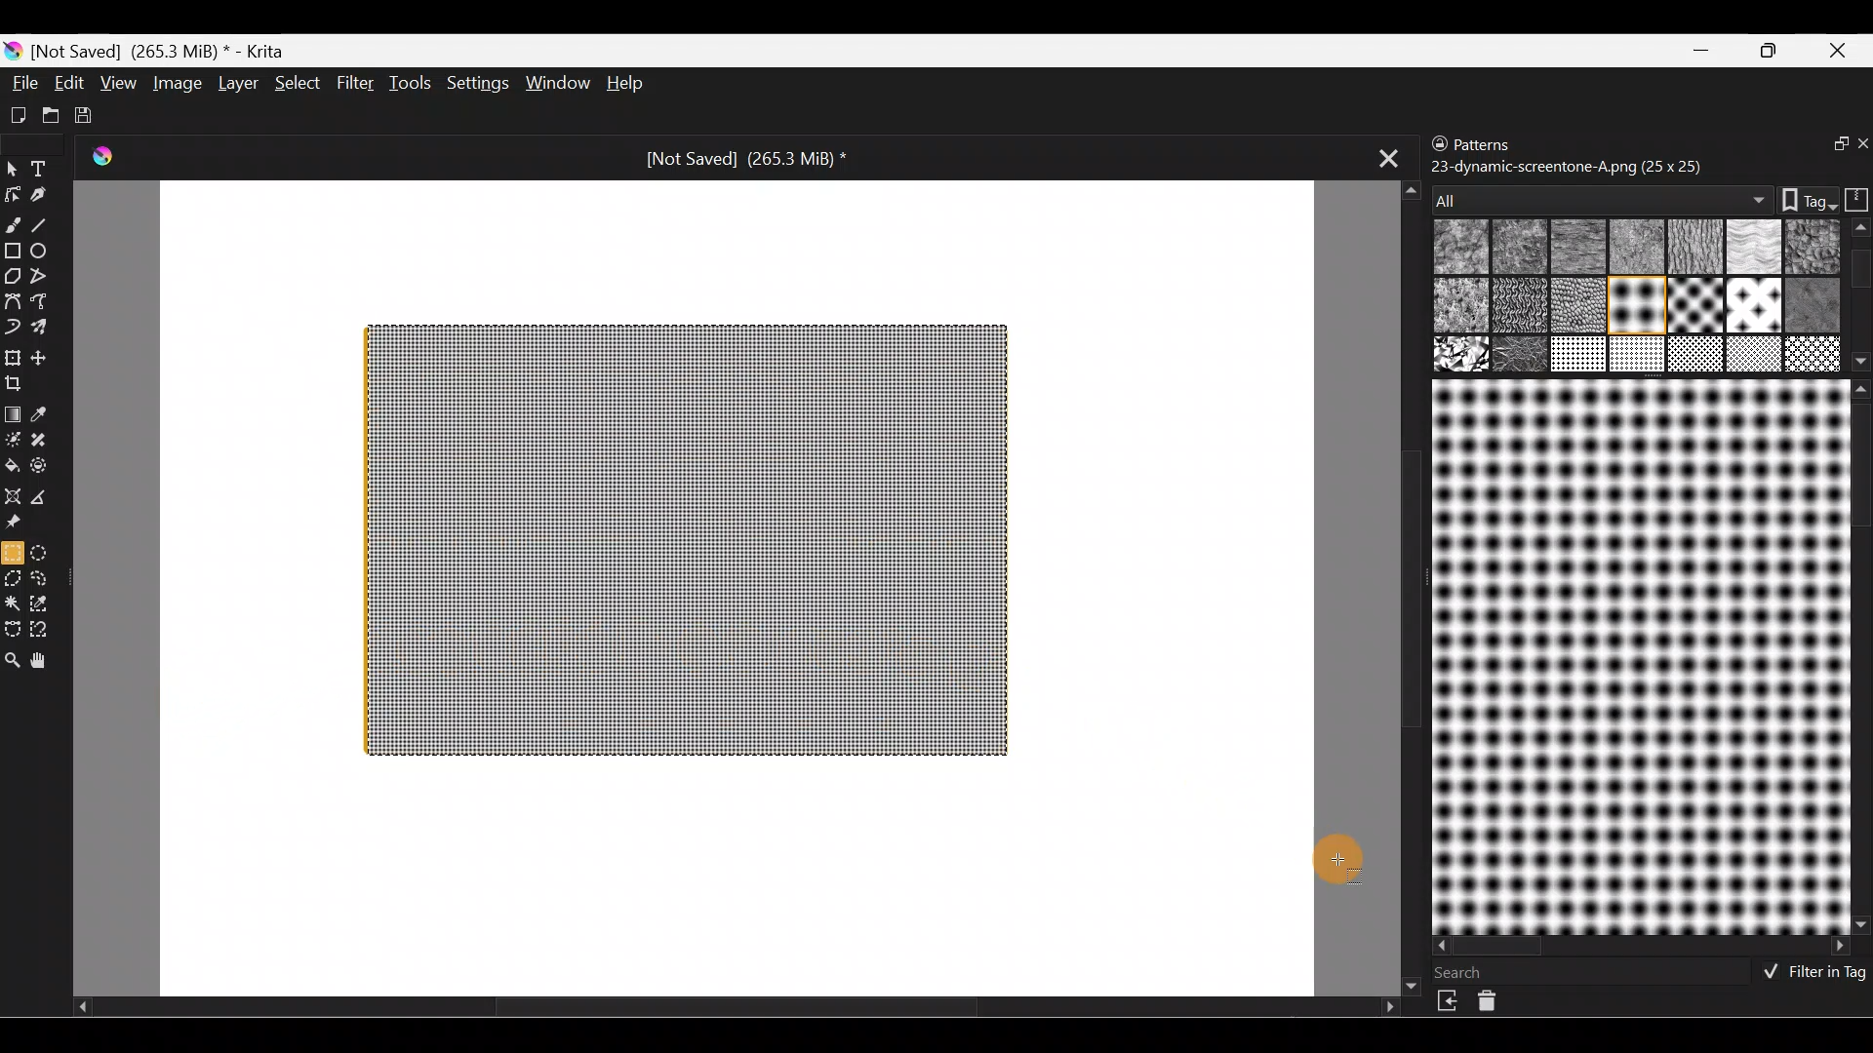  I want to click on Colourise mask tool, so click(12, 439).